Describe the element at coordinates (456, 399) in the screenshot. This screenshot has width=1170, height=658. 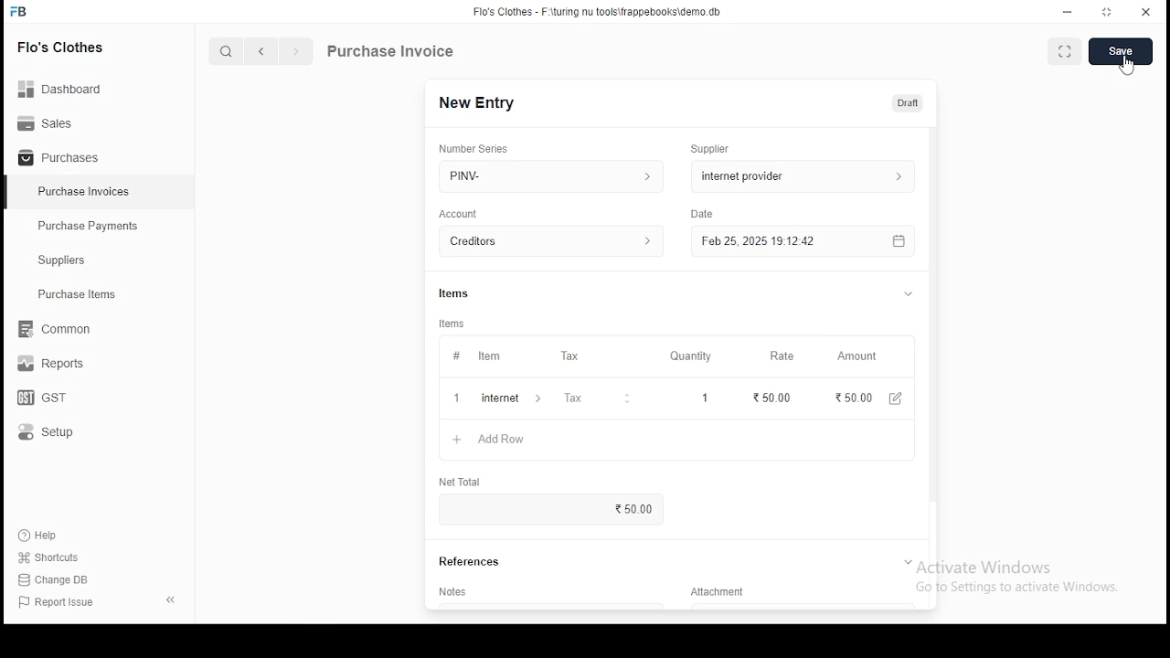
I see `+` at that location.